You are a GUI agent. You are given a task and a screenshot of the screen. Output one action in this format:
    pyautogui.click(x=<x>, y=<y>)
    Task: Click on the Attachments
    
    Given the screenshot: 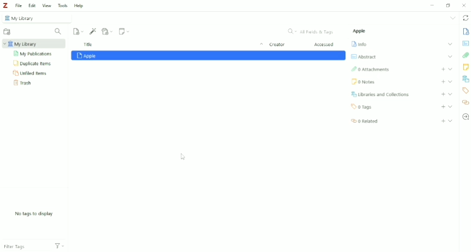 What is the action you would take?
    pyautogui.click(x=371, y=69)
    